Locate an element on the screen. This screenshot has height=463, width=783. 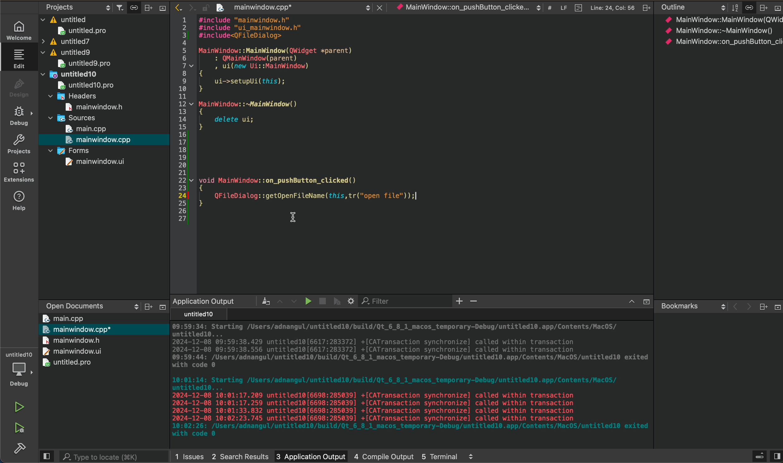
mainwindow.cpp is located at coordinates (100, 139).